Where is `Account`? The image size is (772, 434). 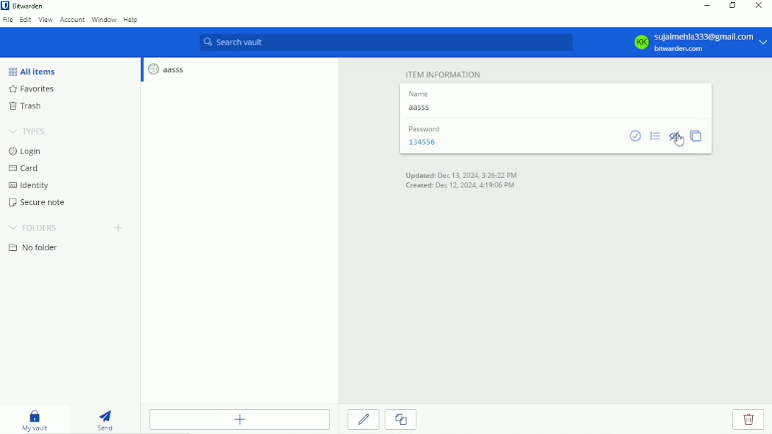
Account is located at coordinates (72, 20).